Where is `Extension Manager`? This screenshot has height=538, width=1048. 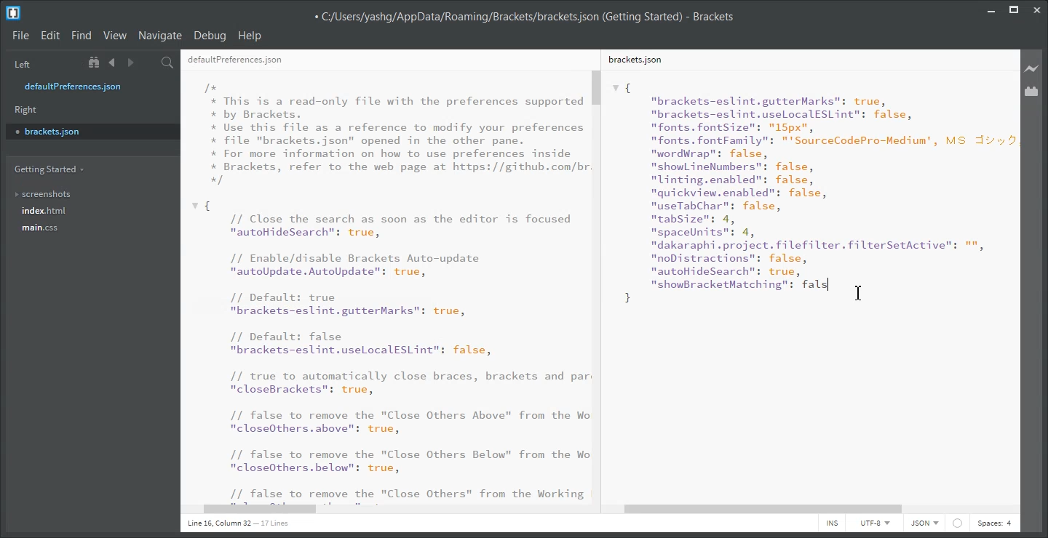 Extension Manager is located at coordinates (1032, 91).